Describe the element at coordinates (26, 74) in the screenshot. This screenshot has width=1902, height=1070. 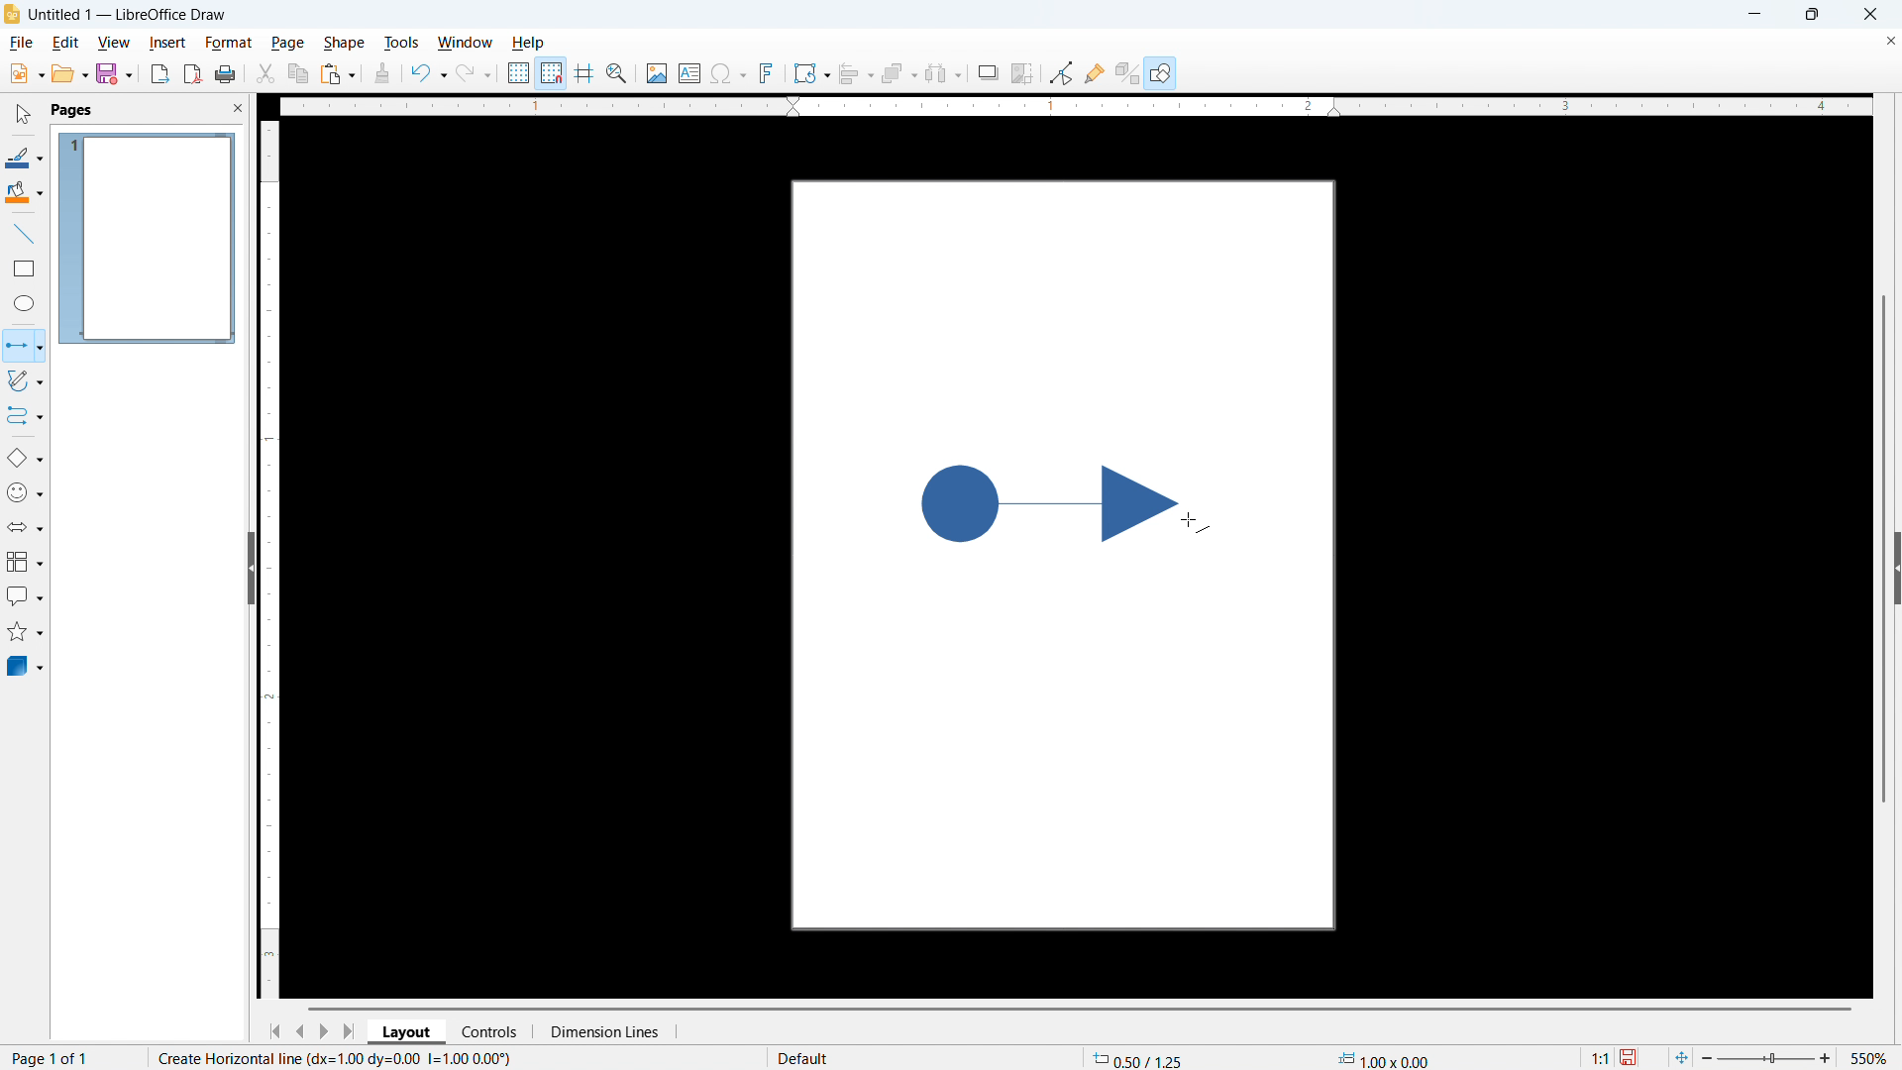
I see `New ` at that location.